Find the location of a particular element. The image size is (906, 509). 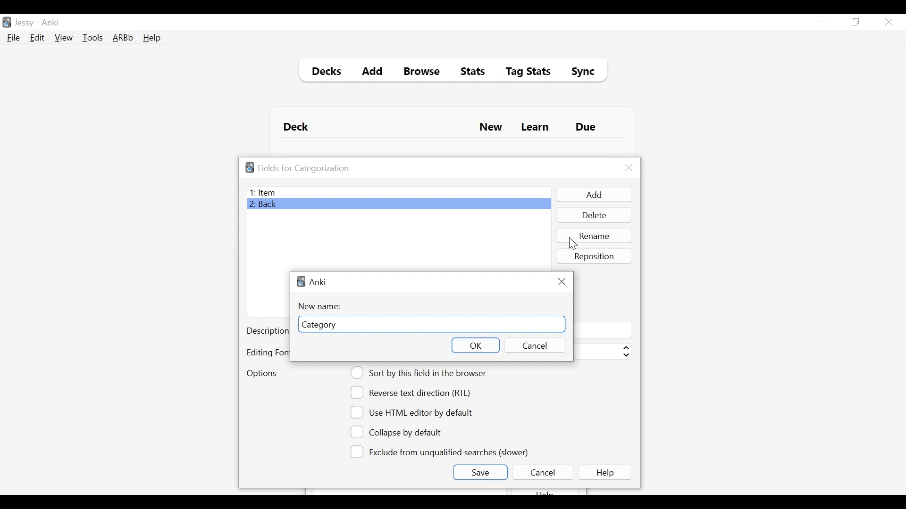

Learn is located at coordinates (535, 128).